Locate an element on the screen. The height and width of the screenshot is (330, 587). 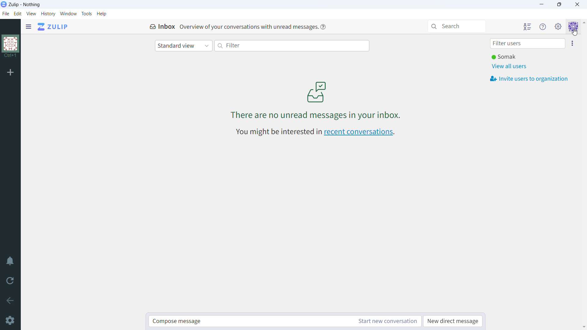
personal menu is located at coordinates (574, 26).